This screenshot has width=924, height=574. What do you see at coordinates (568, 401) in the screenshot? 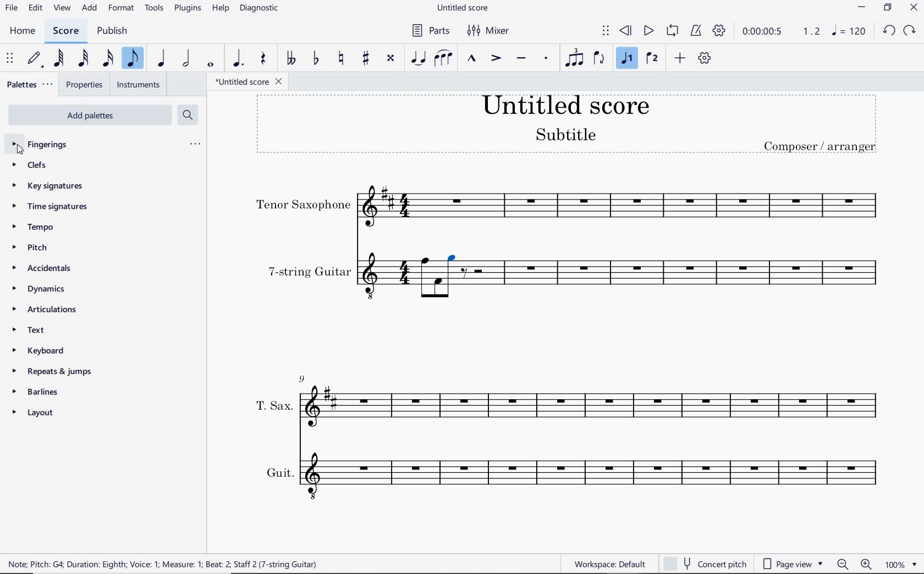
I see `INSTRUMENT: T.SAX` at bounding box center [568, 401].